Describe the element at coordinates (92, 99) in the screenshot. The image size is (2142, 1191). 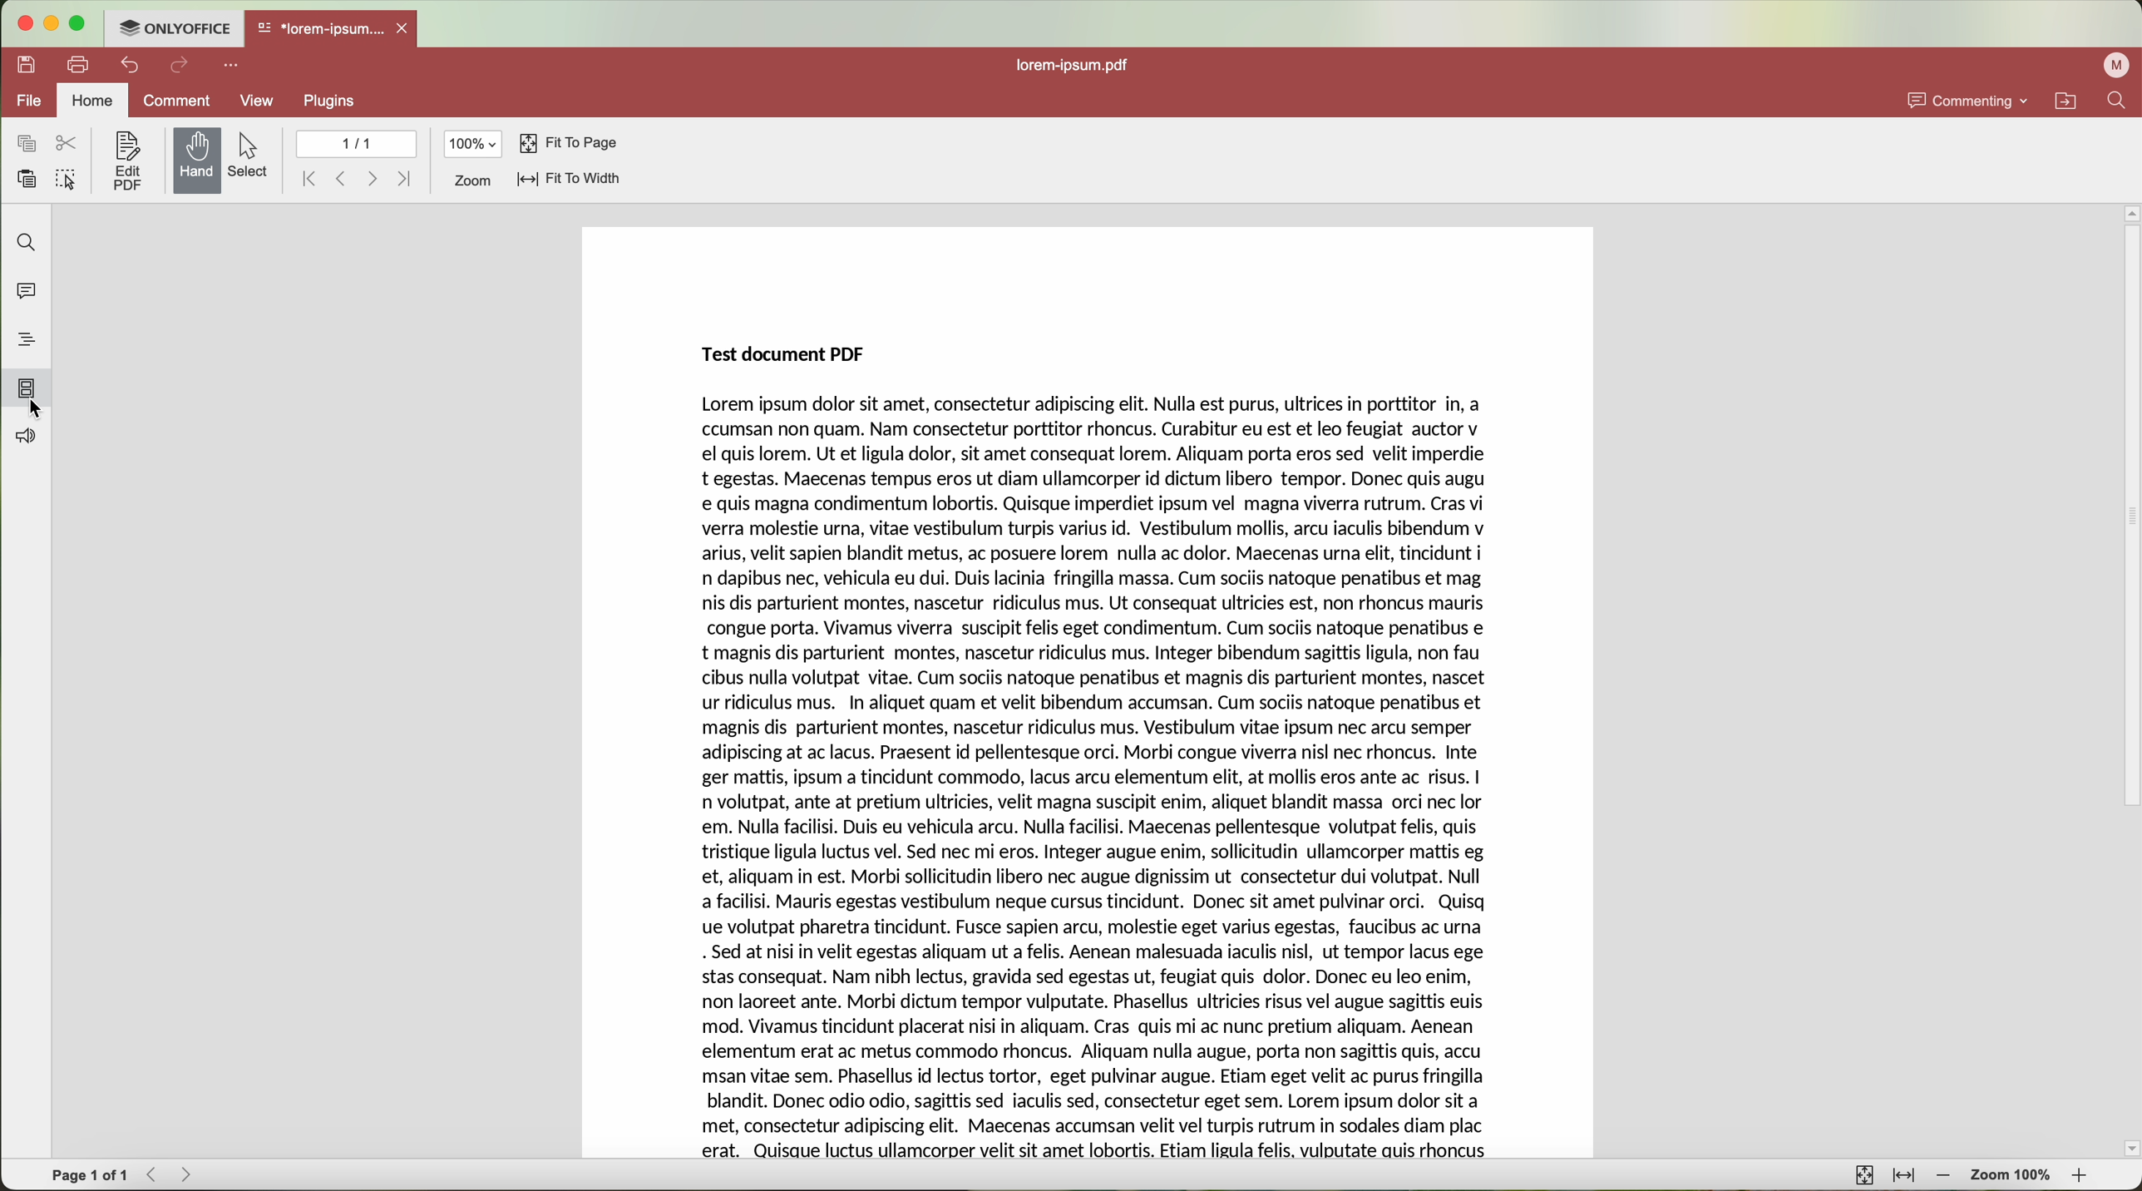
I see `home` at that location.